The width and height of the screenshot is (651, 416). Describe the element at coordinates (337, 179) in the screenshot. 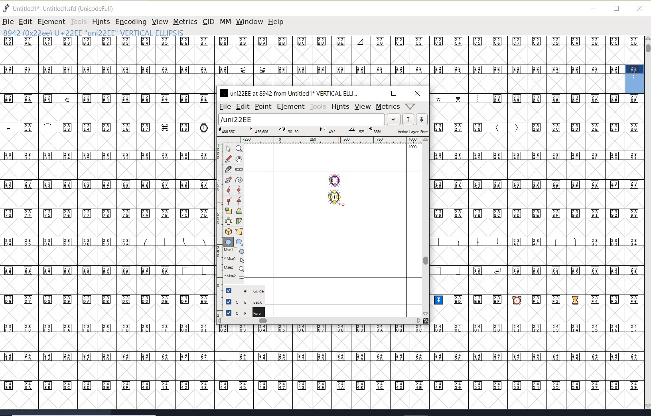

I see `a vertical ellipsis creation` at that location.